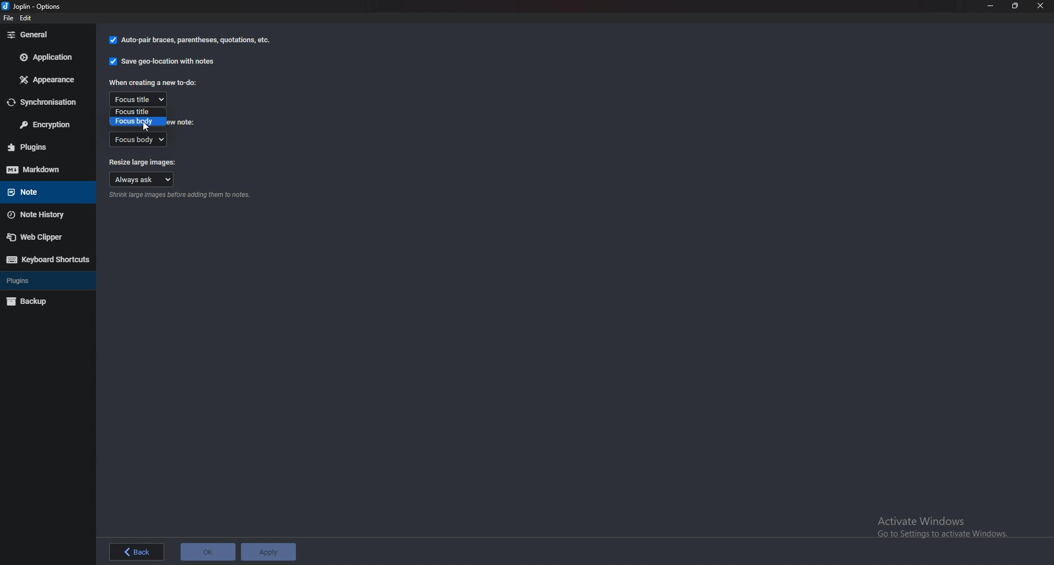  What do you see at coordinates (153, 129) in the screenshot?
I see `cursor` at bounding box center [153, 129].